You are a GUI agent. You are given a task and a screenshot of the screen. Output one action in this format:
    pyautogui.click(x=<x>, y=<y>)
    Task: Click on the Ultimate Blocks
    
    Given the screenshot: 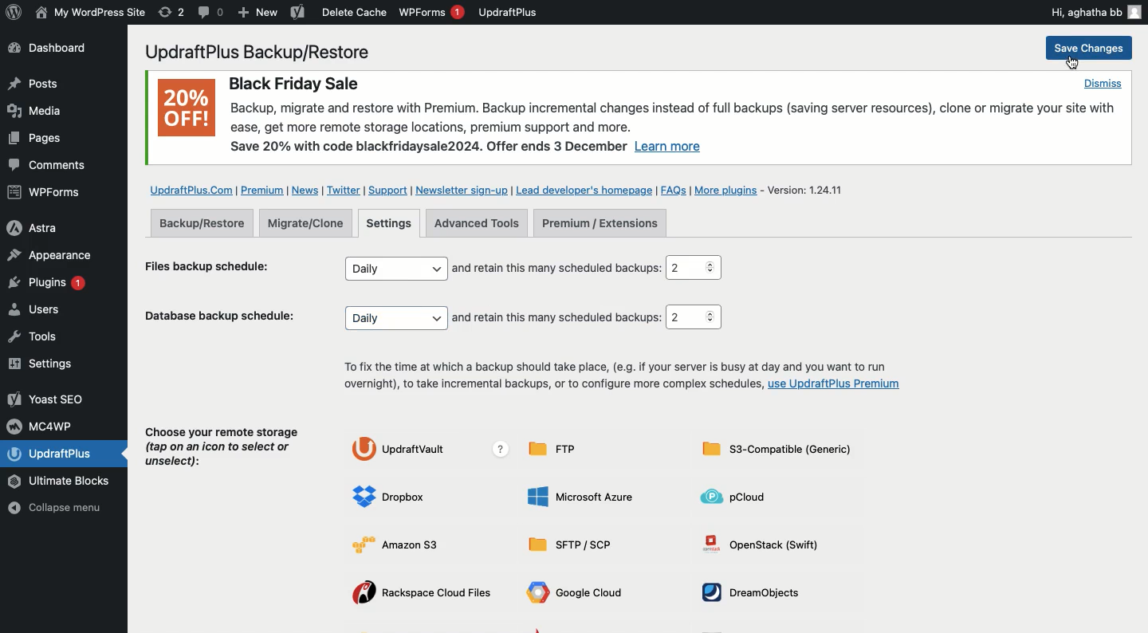 What is the action you would take?
    pyautogui.click(x=64, y=482)
    